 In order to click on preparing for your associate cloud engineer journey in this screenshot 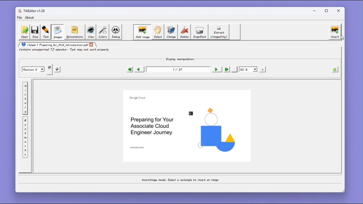, I will do `click(152, 126)`.